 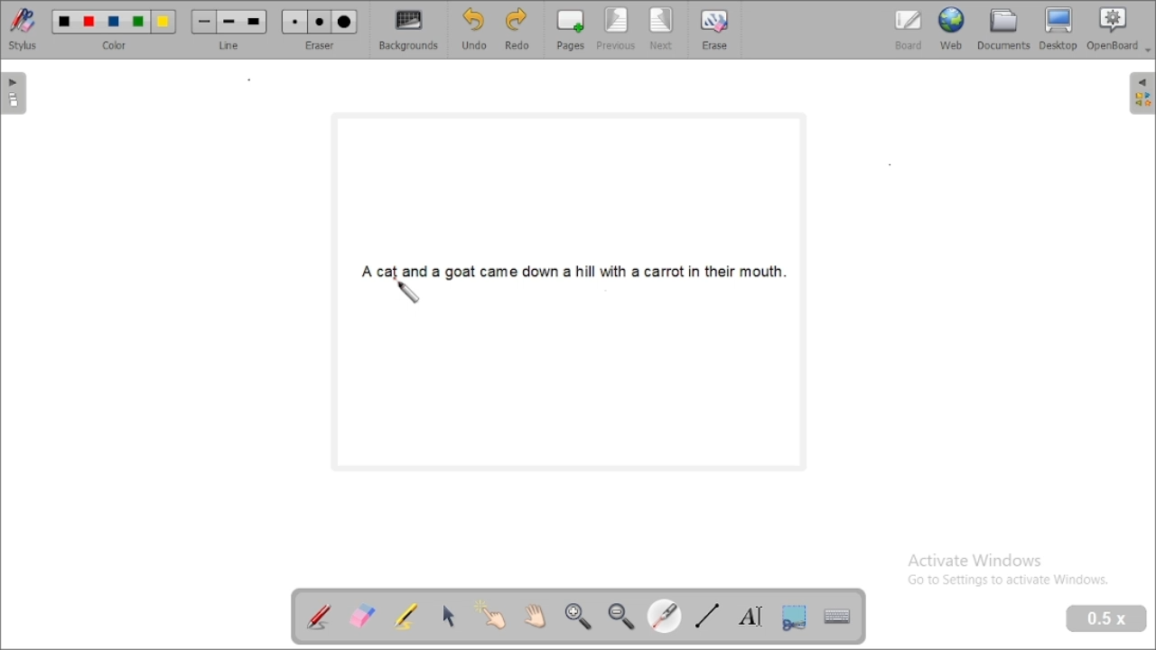 I want to click on previous, so click(x=616, y=30).